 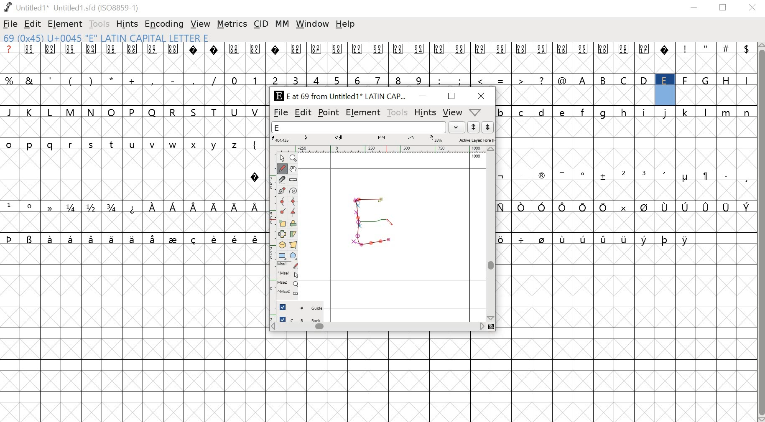 What do you see at coordinates (492, 234) in the screenshot?
I see `scrollbar` at bounding box center [492, 234].